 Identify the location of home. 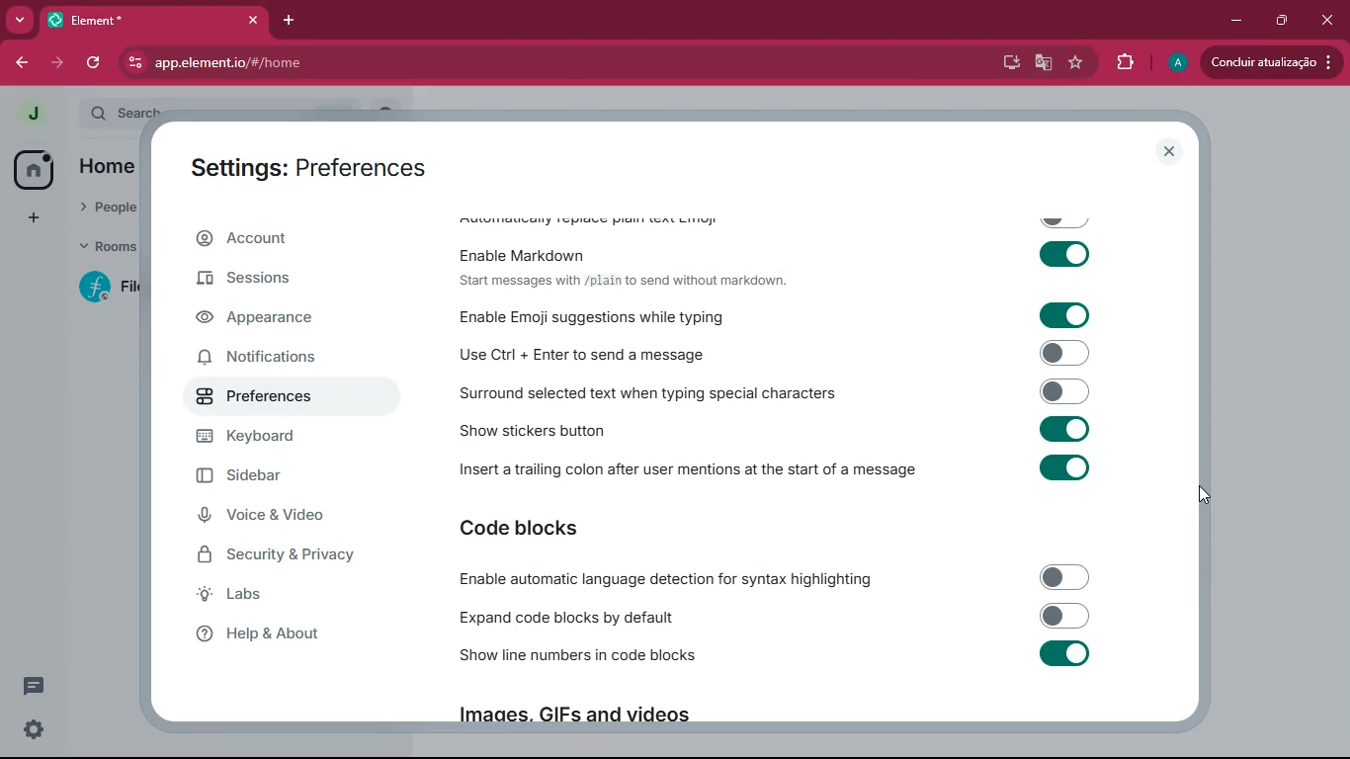
(33, 170).